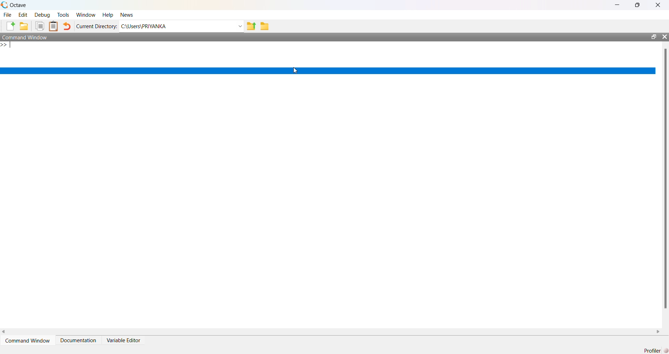 The height and width of the screenshot is (354, 669). I want to click on Tools, so click(63, 15).